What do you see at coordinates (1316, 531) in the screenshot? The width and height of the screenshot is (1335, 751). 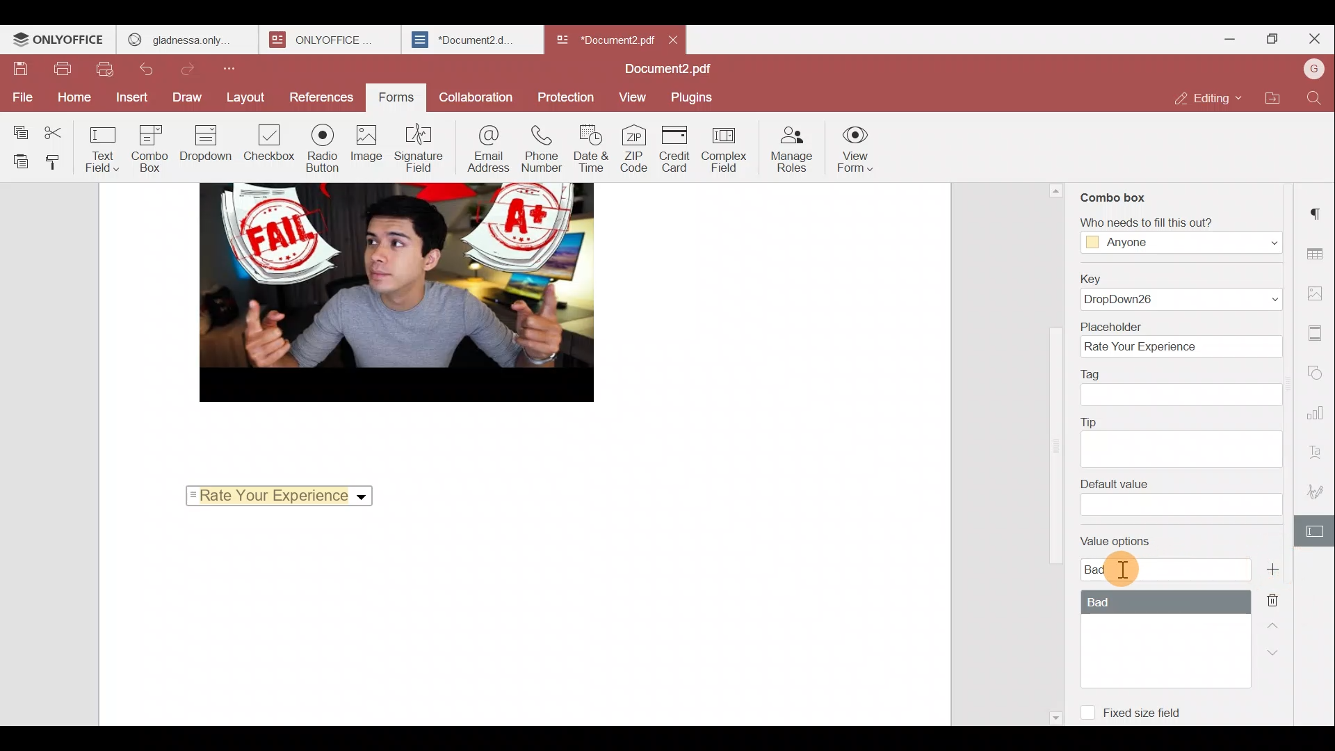 I see `Form settings` at bounding box center [1316, 531].